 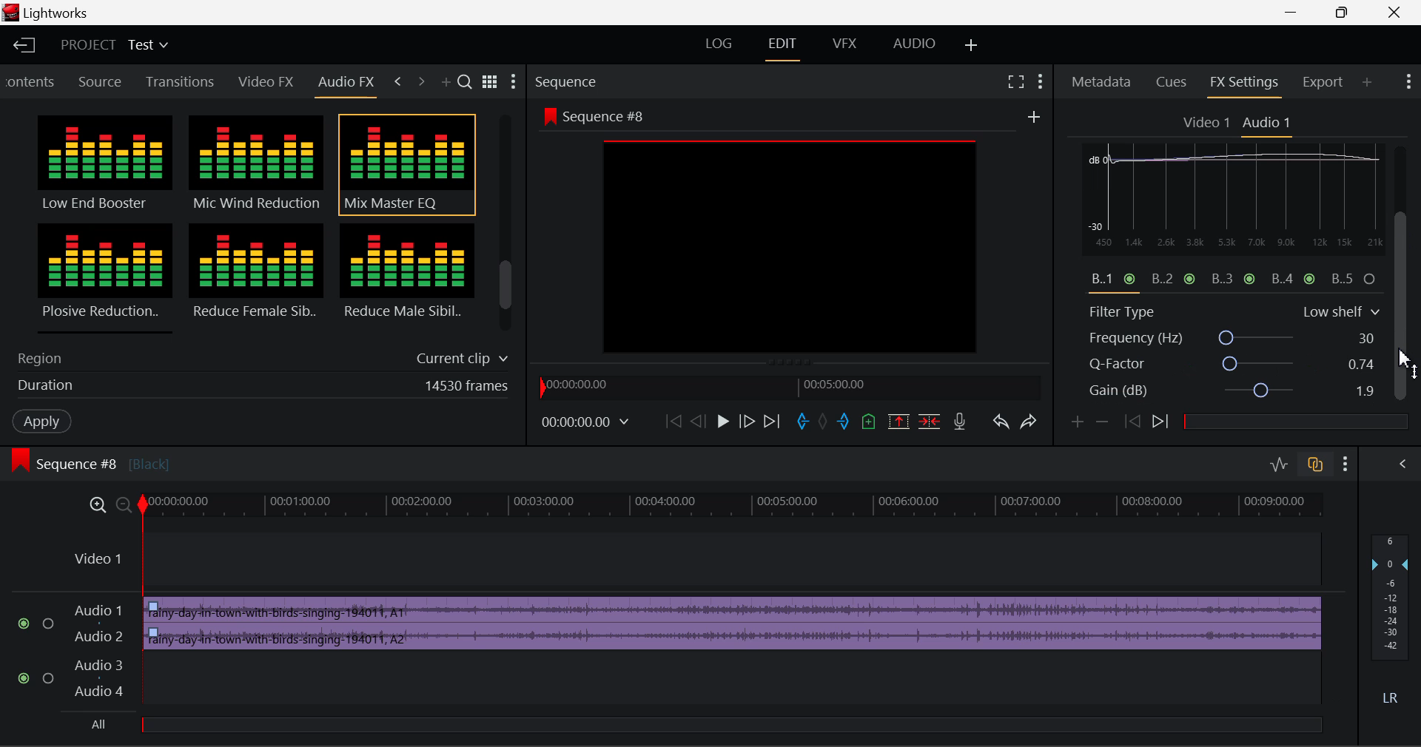 What do you see at coordinates (1297, 13) in the screenshot?
I see `Restore Down` at bounding box center [1297, 13].